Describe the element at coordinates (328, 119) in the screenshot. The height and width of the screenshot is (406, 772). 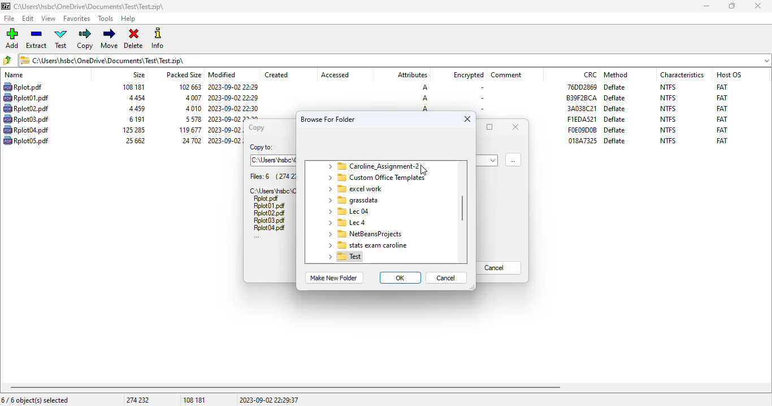
I see `browse for folder` at that location.